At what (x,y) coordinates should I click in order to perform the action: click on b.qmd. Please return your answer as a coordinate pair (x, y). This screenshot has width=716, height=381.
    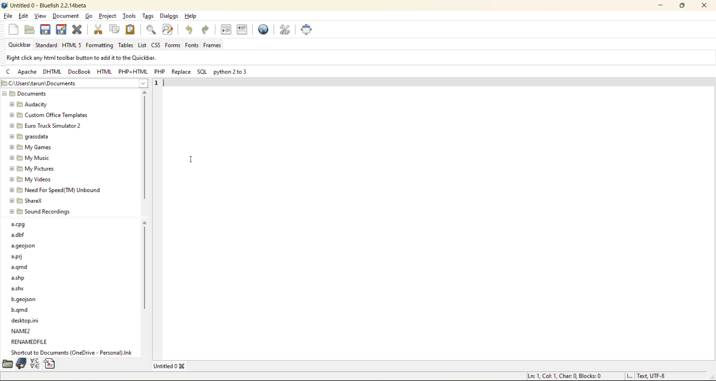
    Looking at the image, I should click on (21, 310).